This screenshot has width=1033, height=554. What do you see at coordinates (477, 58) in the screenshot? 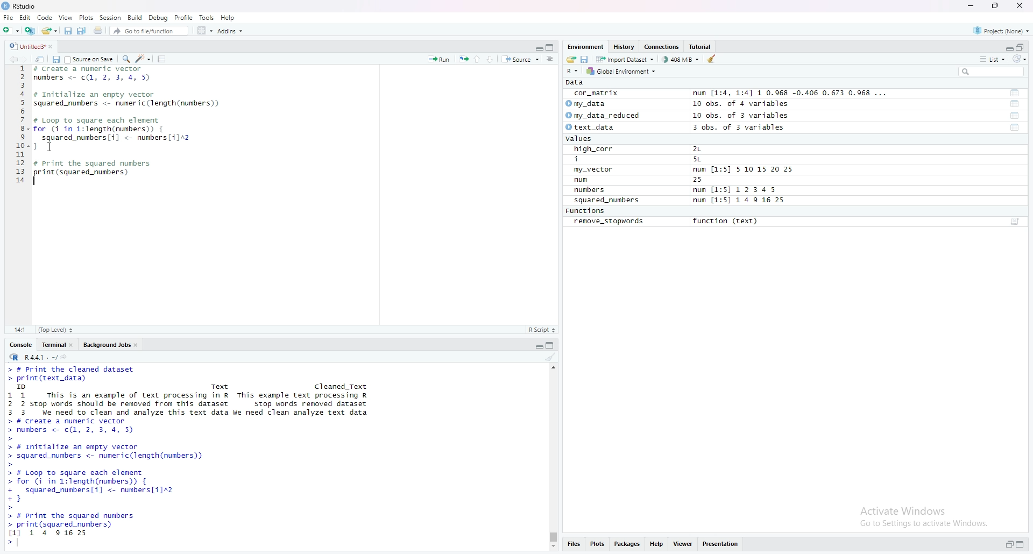
I see `up` at bounding box center [477, 58].